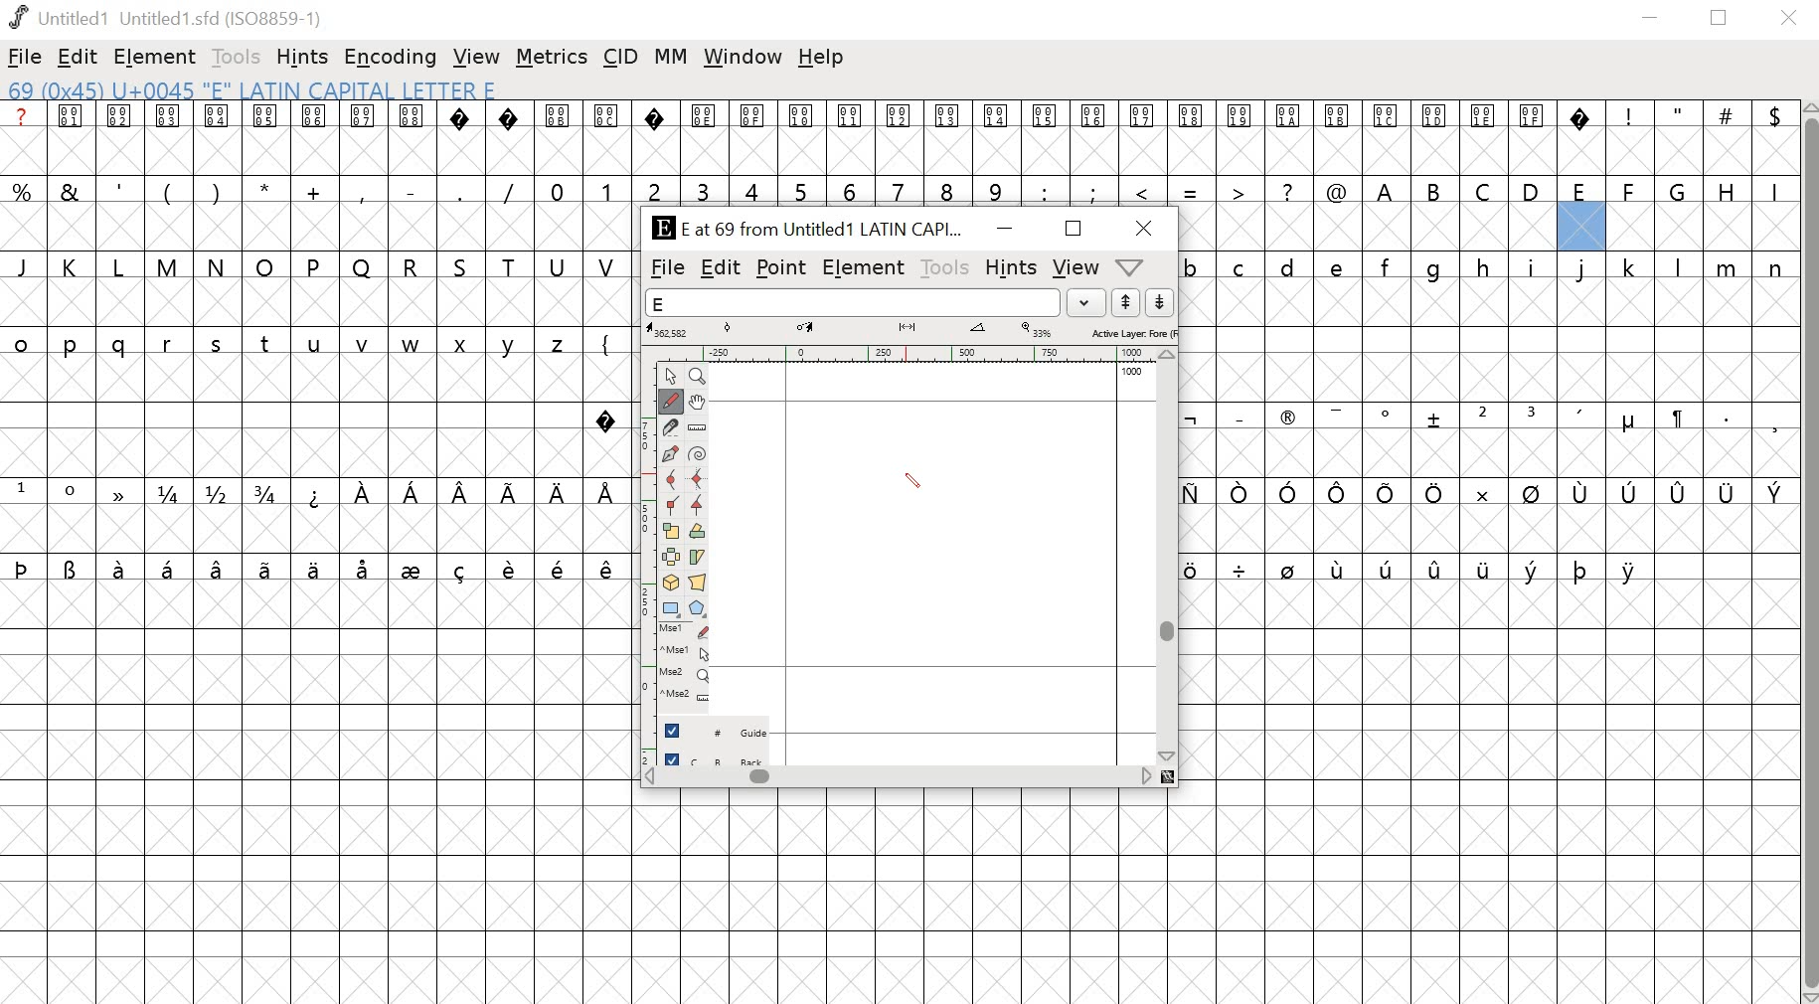  Describe the element at coordinates (700, 585) in the screenshot. I see `Perspective` at that location.